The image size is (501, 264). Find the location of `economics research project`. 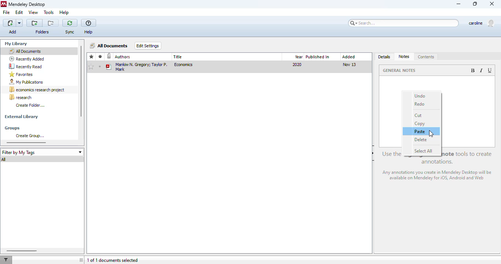

economics research project is located at coordinates (37, 90).